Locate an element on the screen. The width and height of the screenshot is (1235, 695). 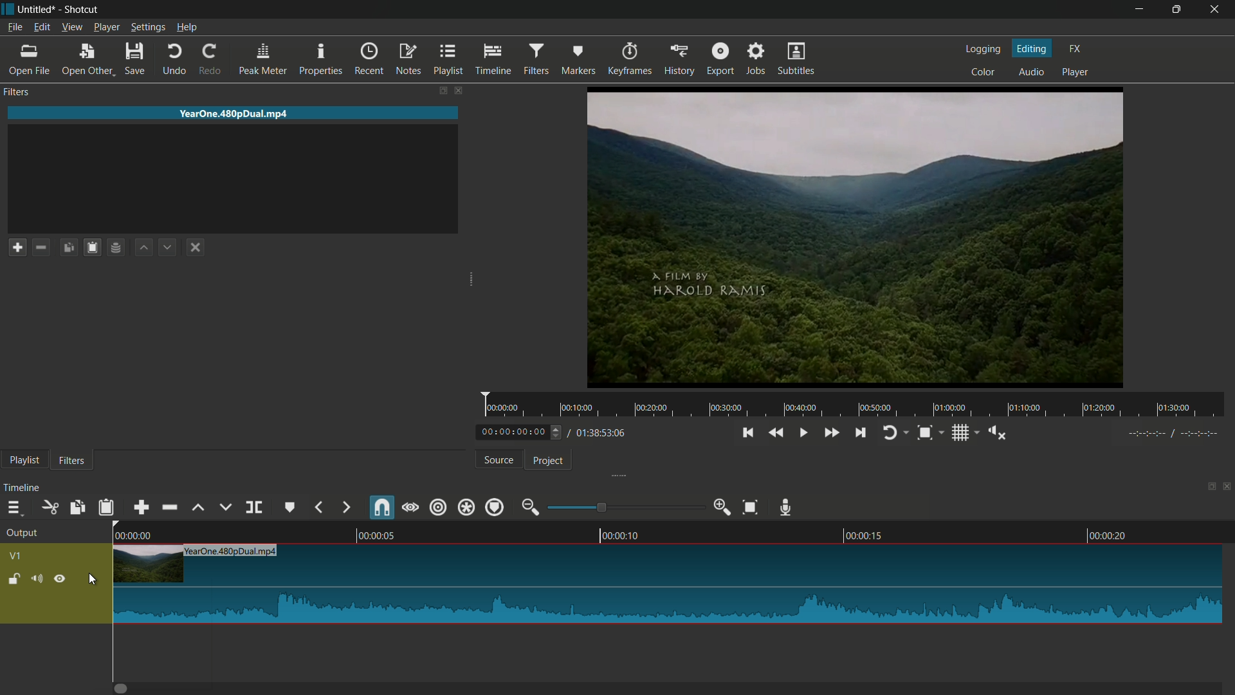
change layout is located at coordinates (442, 90).